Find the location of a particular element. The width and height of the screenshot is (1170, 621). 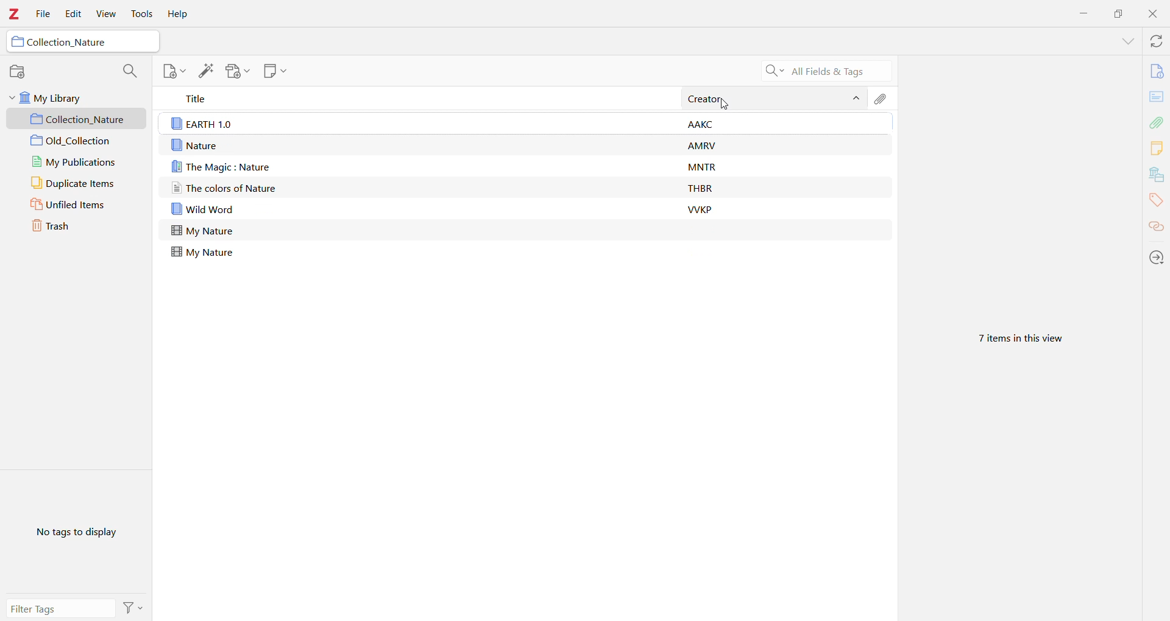

Abstract is located at coordinates (1156, 97).